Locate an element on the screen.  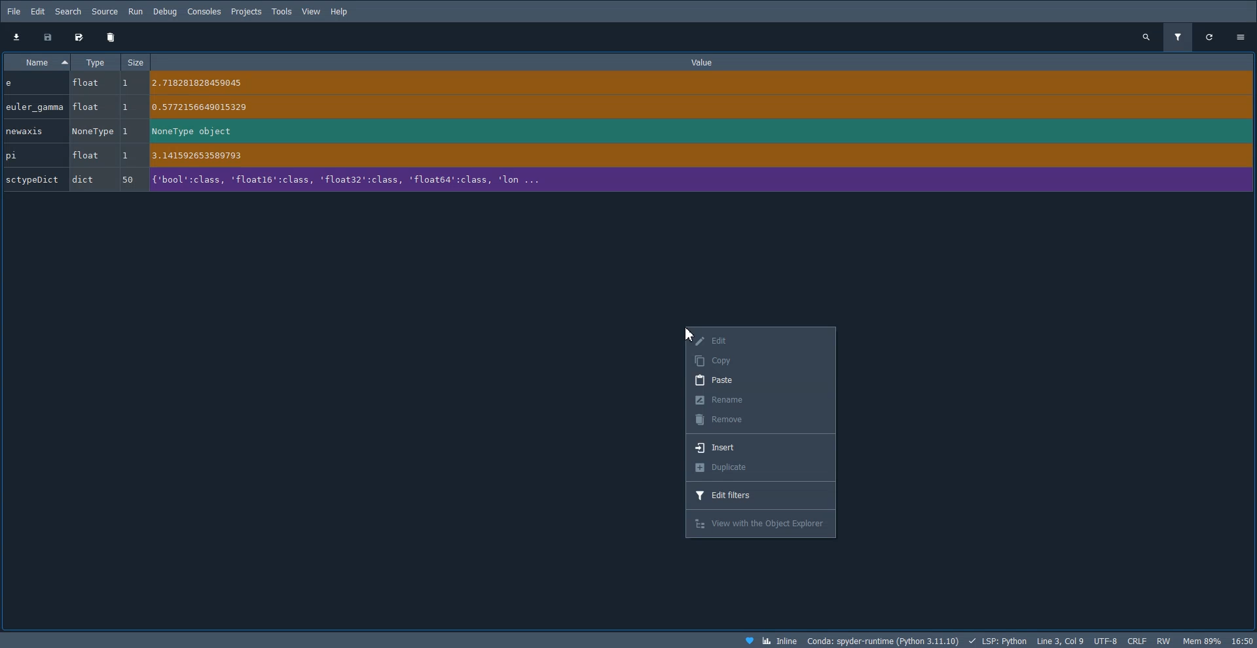
float is located at coordinates (86, 155).